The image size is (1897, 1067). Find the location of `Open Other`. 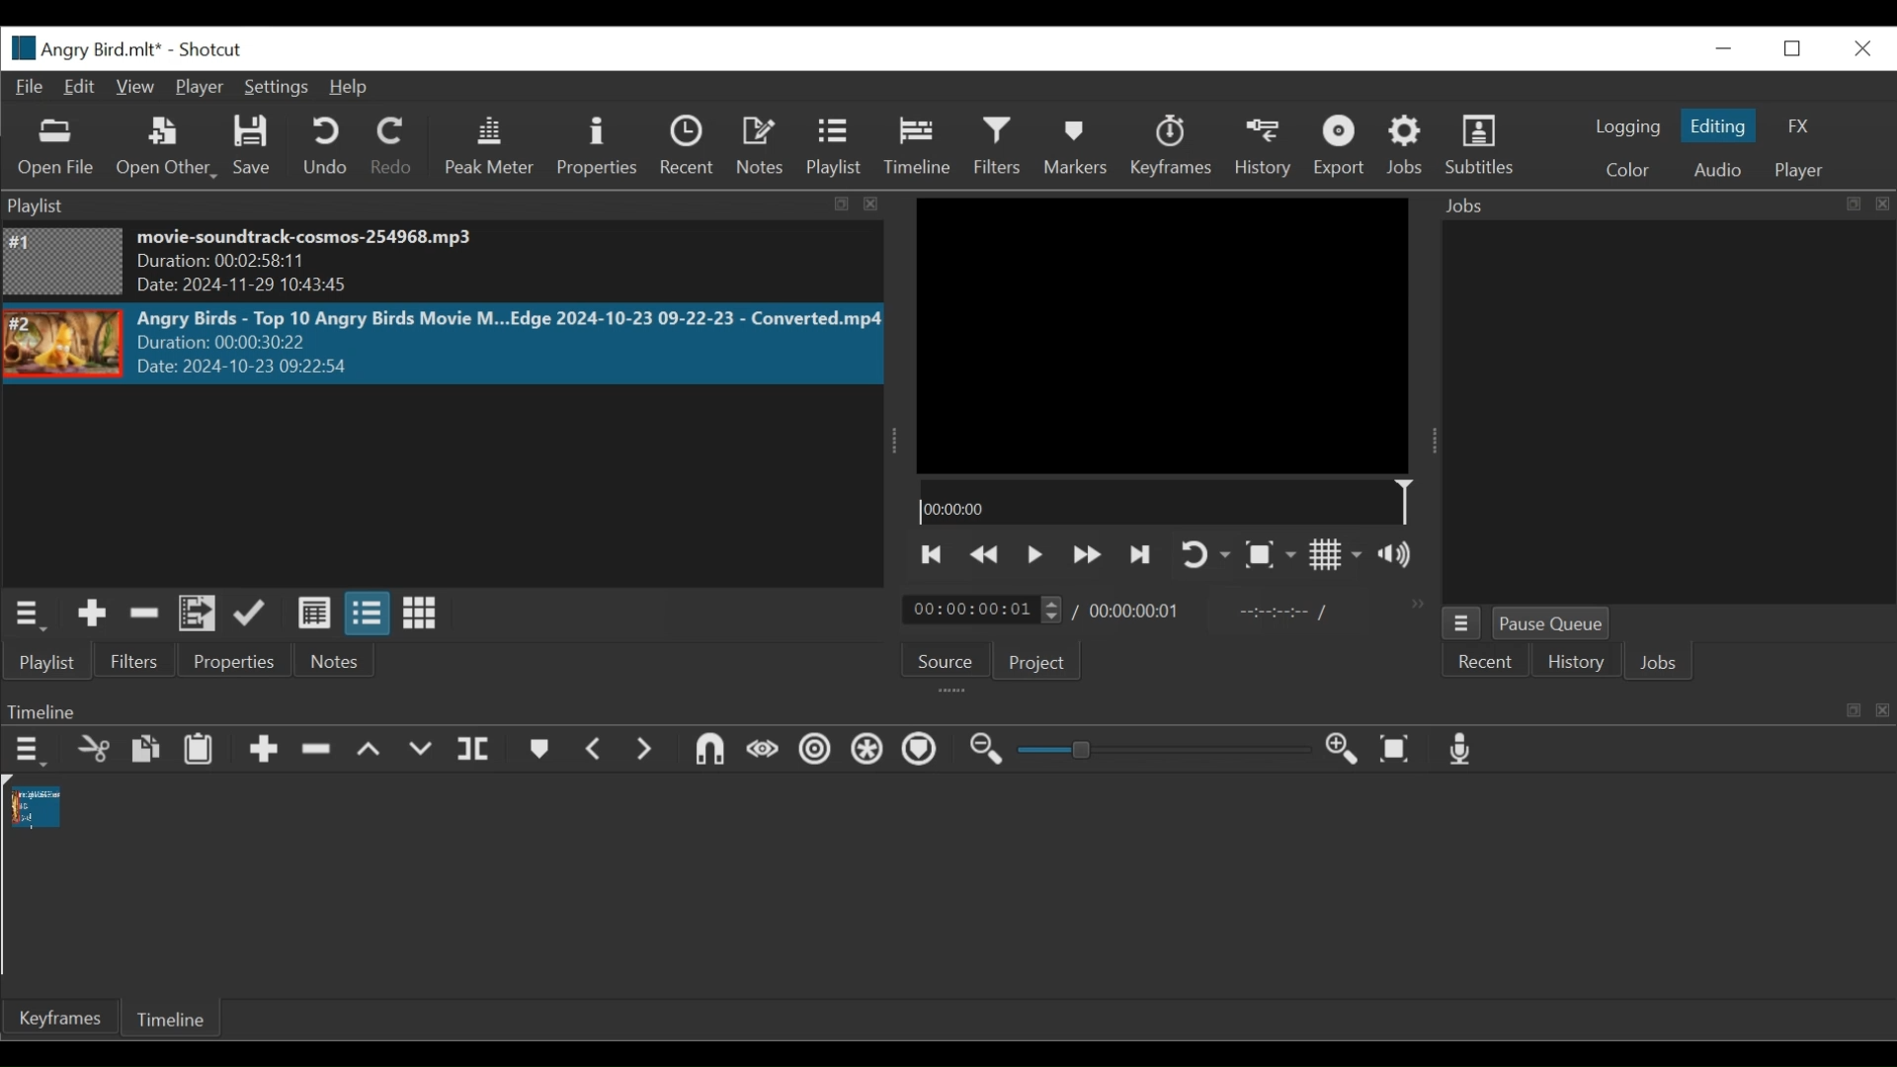

Open Other is located at coordinates (167, 148).